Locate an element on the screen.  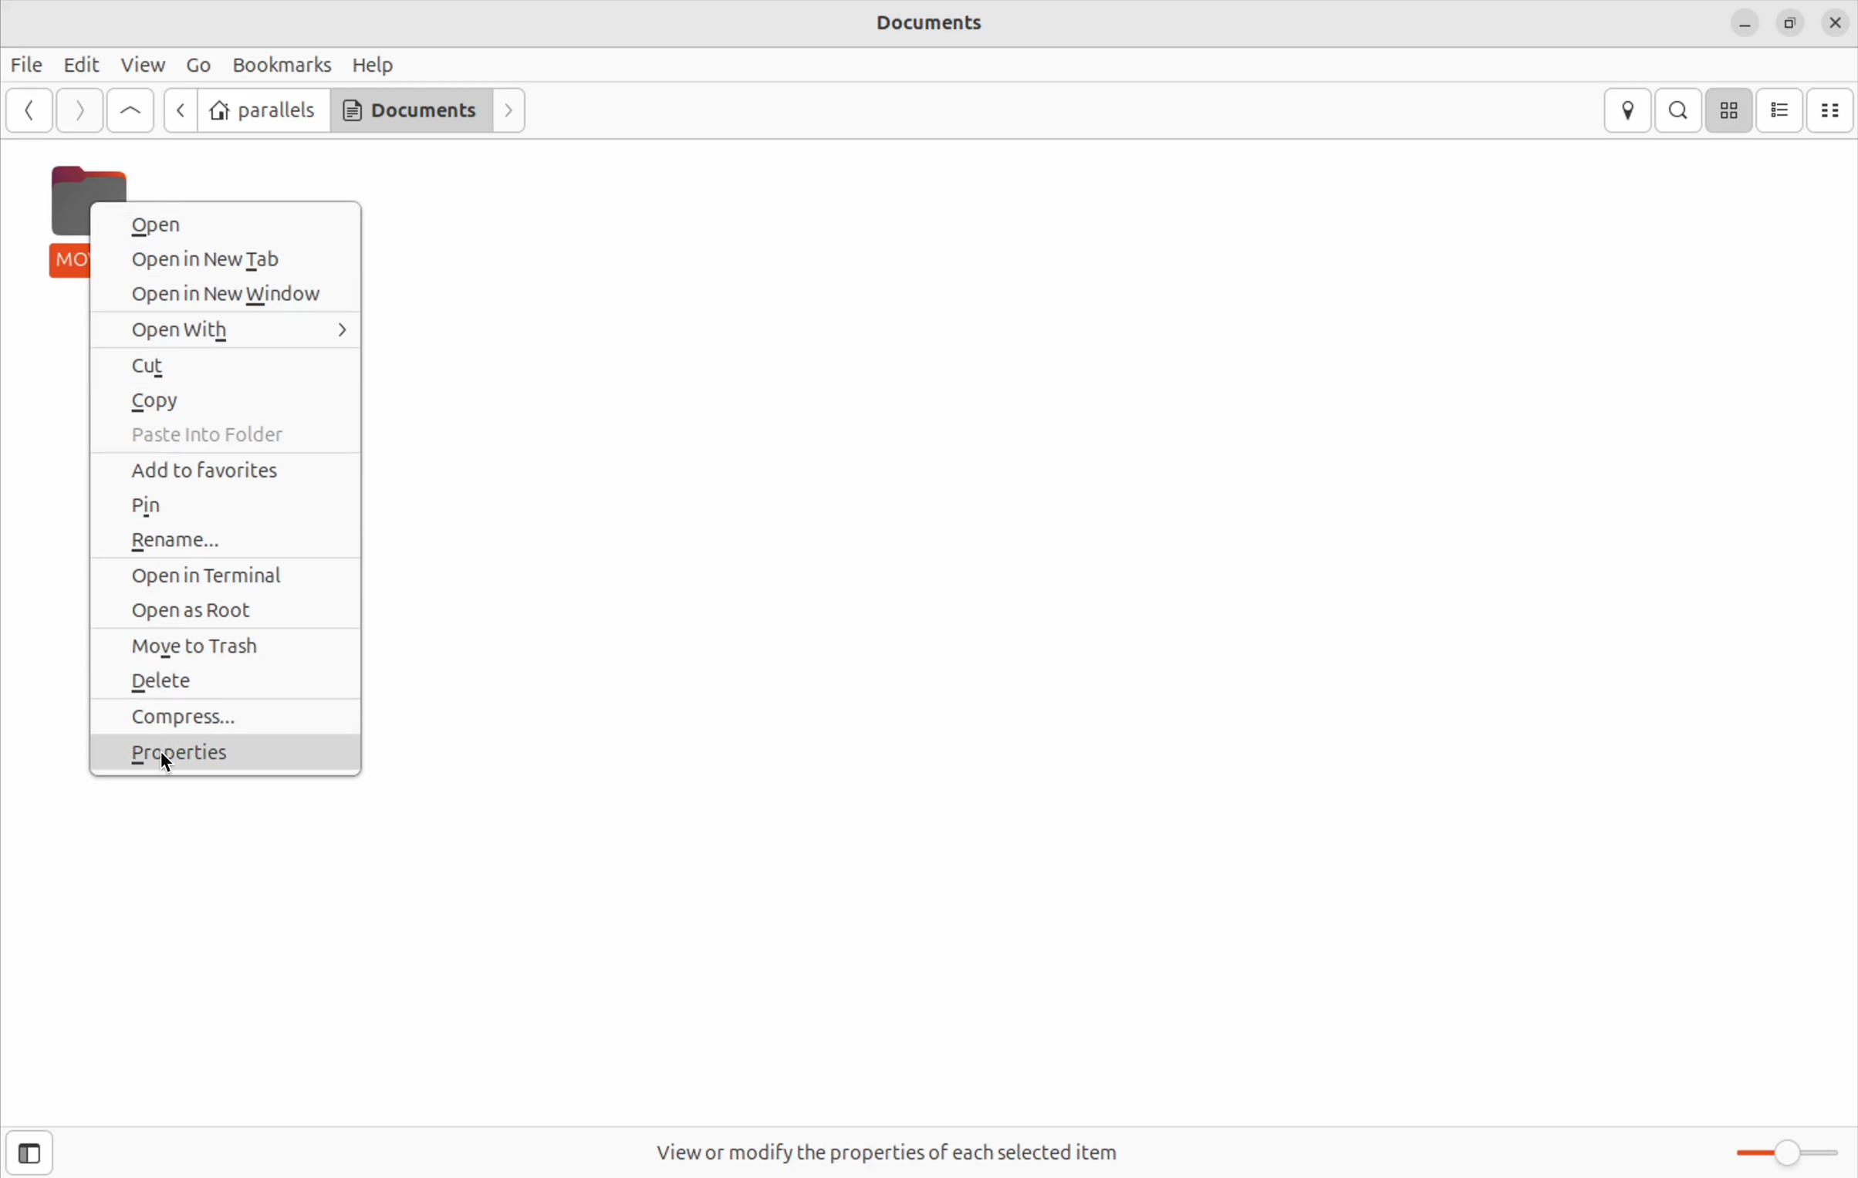
Open in New Window is located at coordinates (231, 295).